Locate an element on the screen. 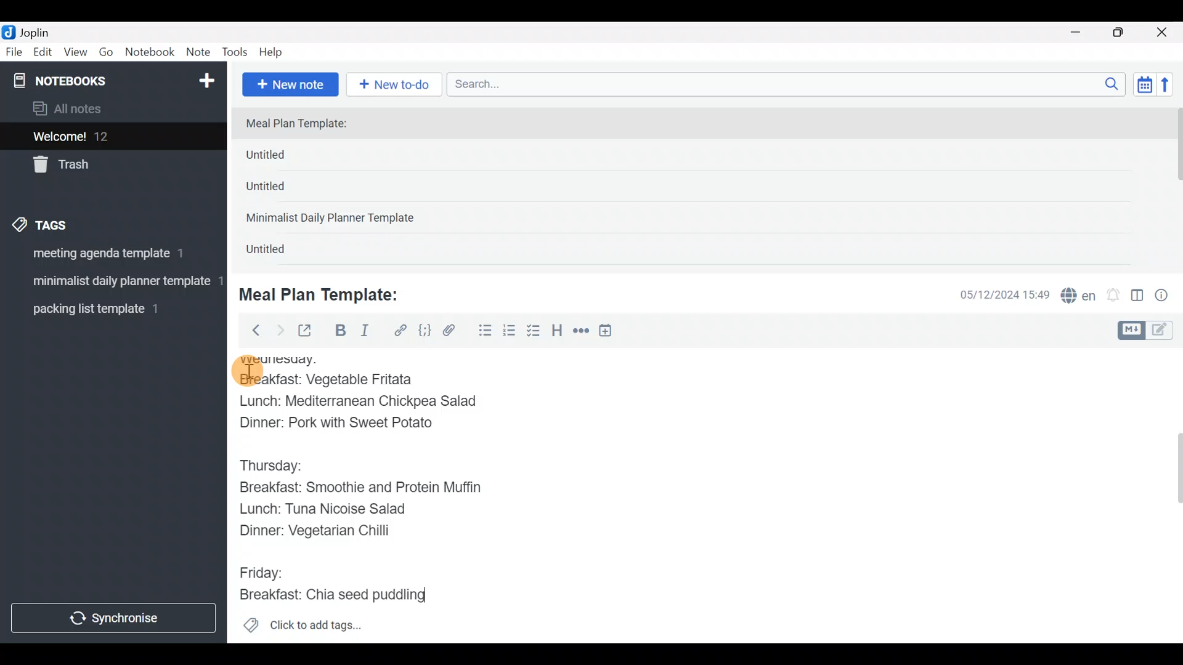  scroll bar is located at coordinates (1175, 186).